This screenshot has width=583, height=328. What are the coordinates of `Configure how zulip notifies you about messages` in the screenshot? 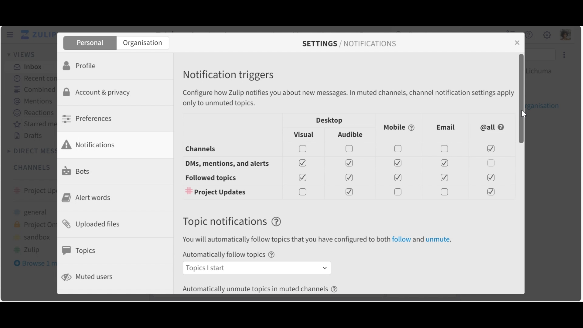 It's located at (349, 98).